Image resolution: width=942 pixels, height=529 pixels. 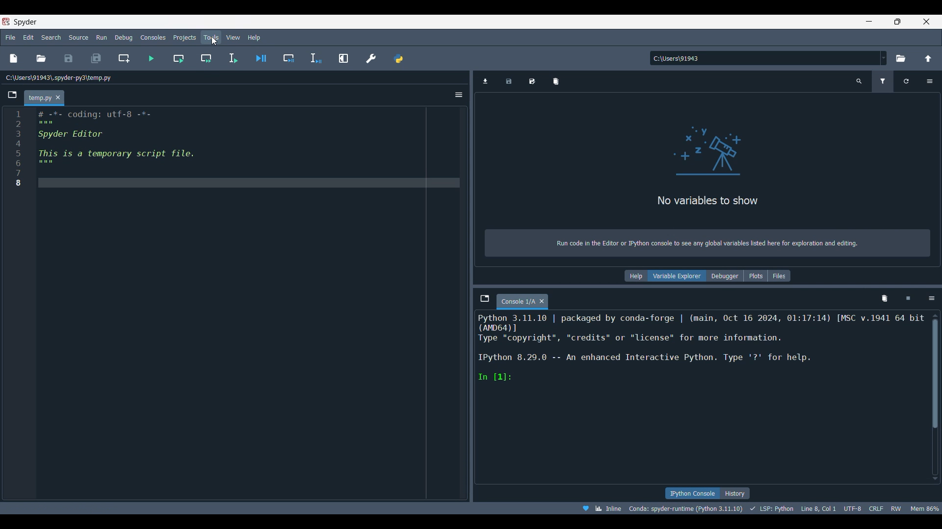 I want to click on Edit menu, so click(x=28, y=38).